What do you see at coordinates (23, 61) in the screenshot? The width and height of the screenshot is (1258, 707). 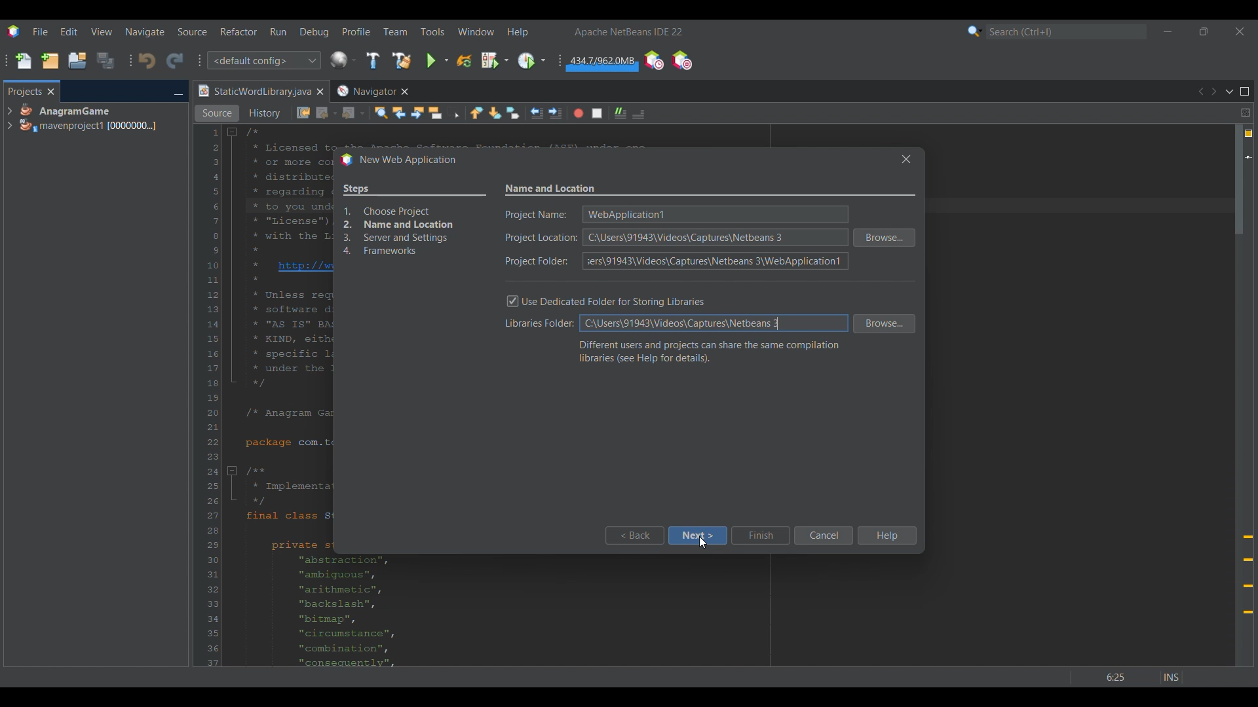 I see `New file` at bounding box center [23, 61].